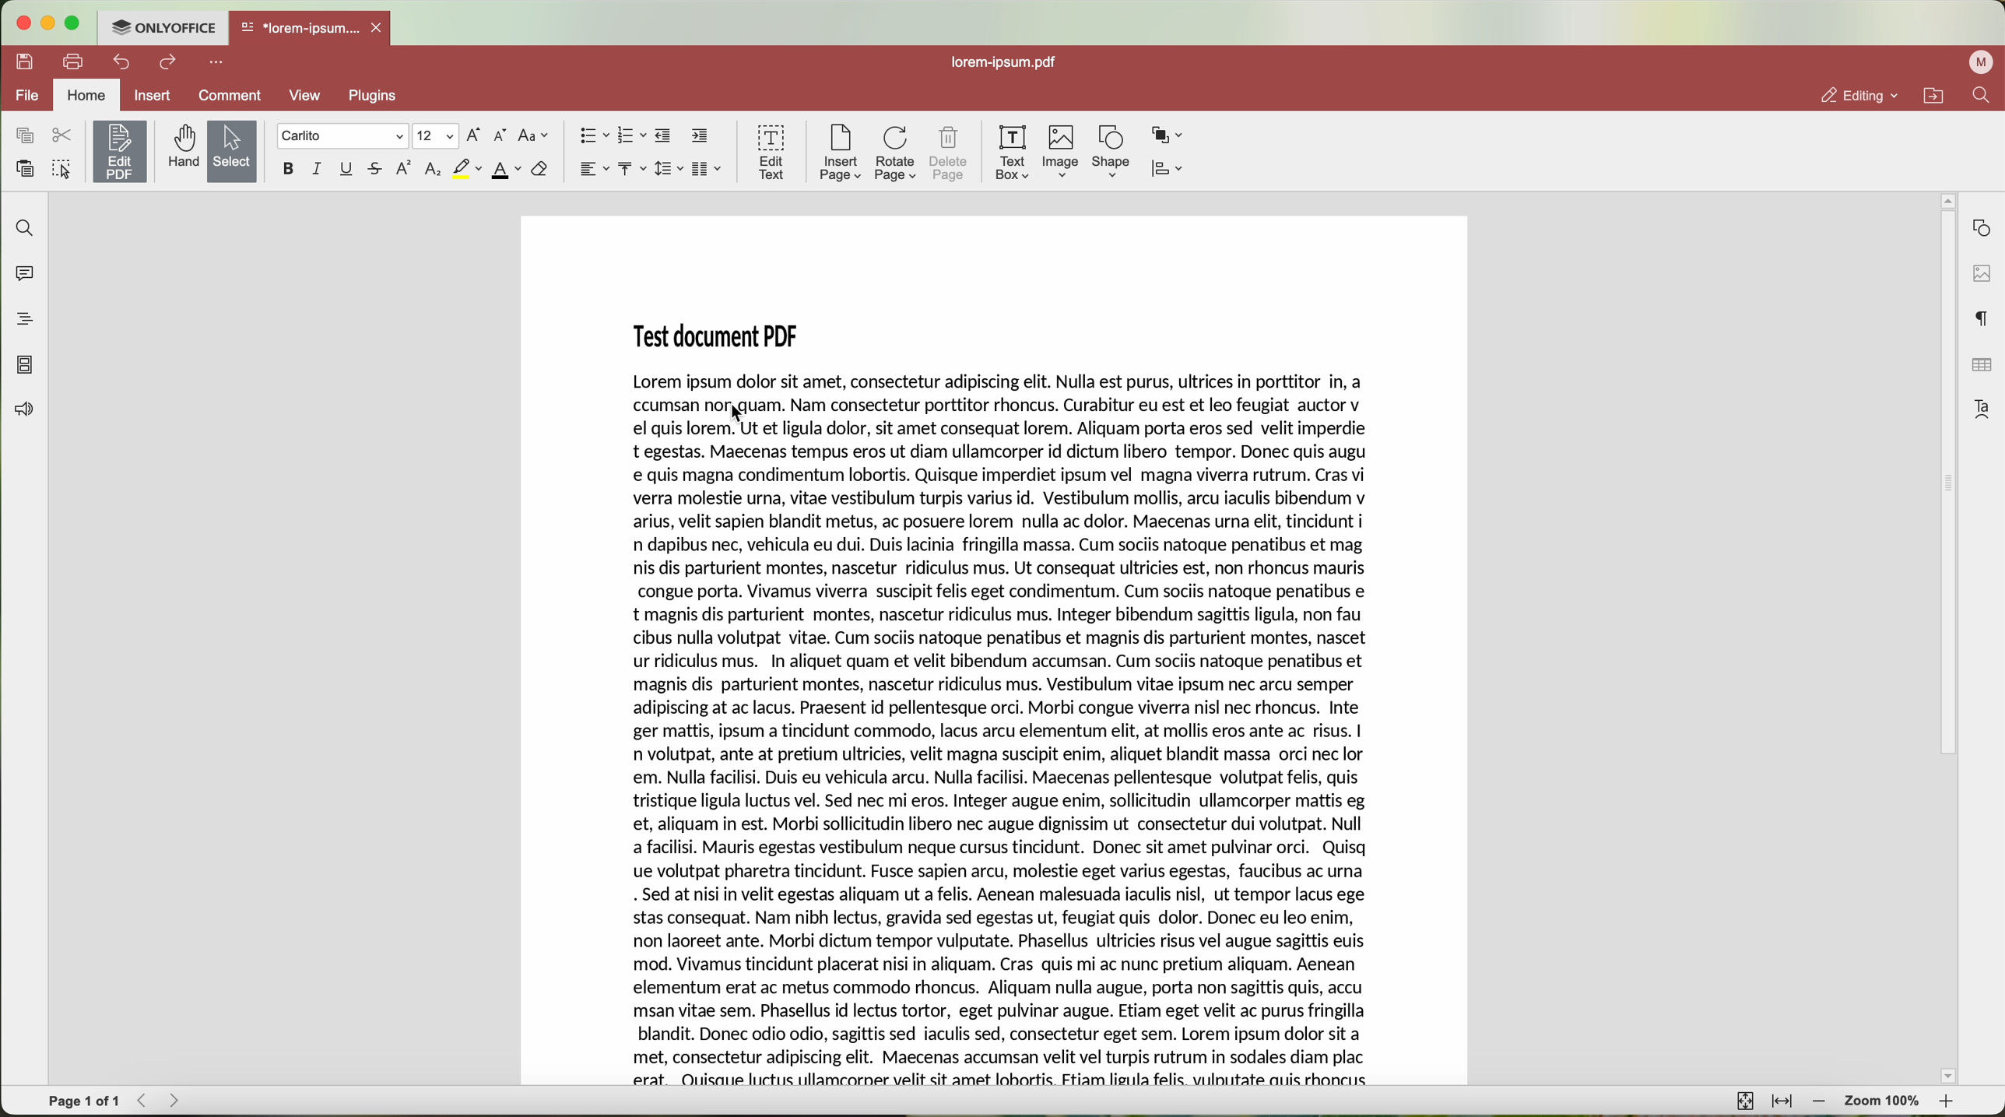  Describe the element at coordinates (1744, 1102) in the screenshot. I see `fit to page` at that location.